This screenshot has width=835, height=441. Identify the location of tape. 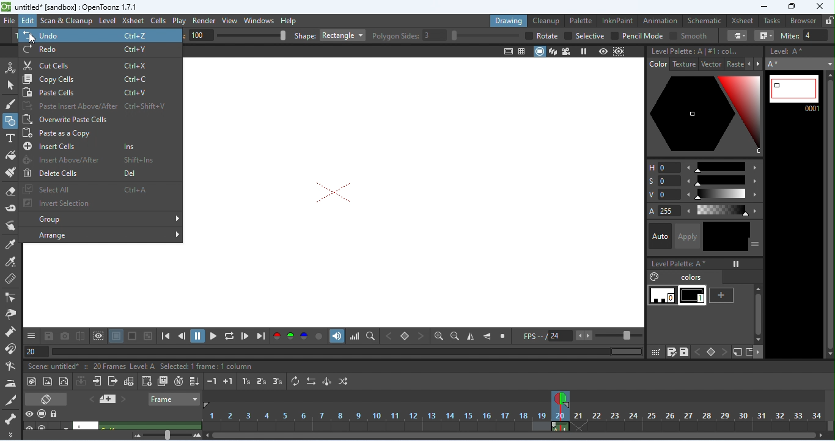
(10, 206).